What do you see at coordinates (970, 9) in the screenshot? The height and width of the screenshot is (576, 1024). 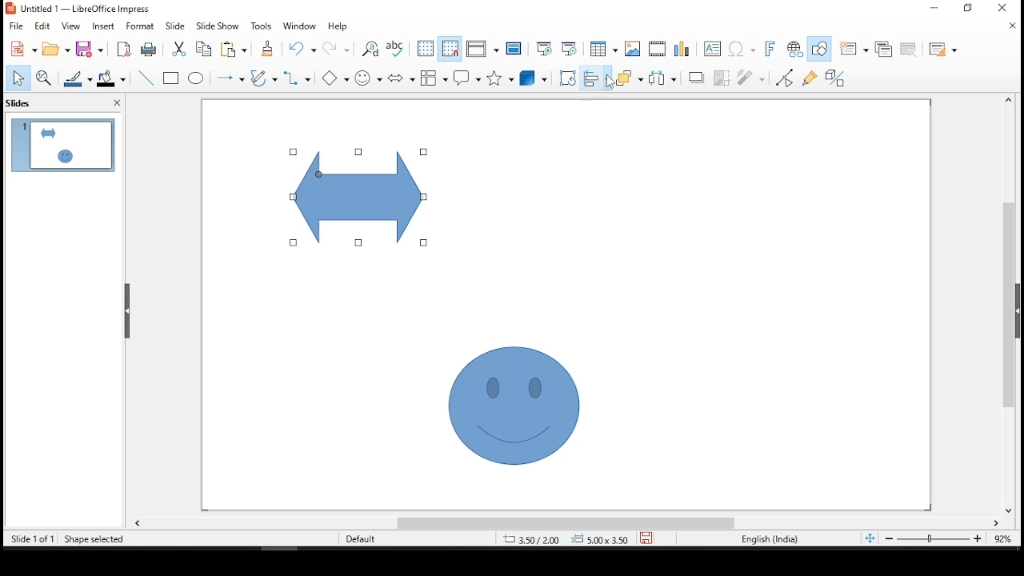 I see `minimize` at bounding box center [970, 9].